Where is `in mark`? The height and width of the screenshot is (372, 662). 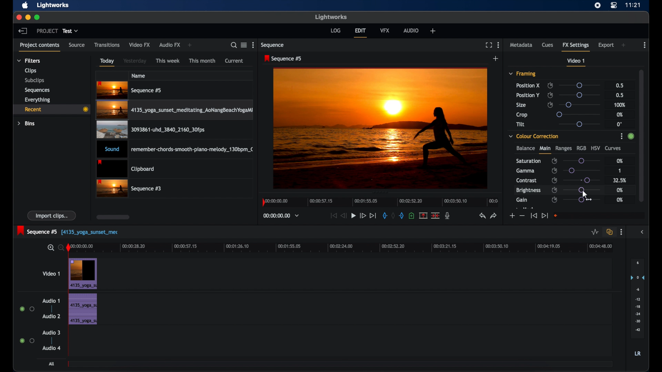
in mark is located at coordinates (384, 217).